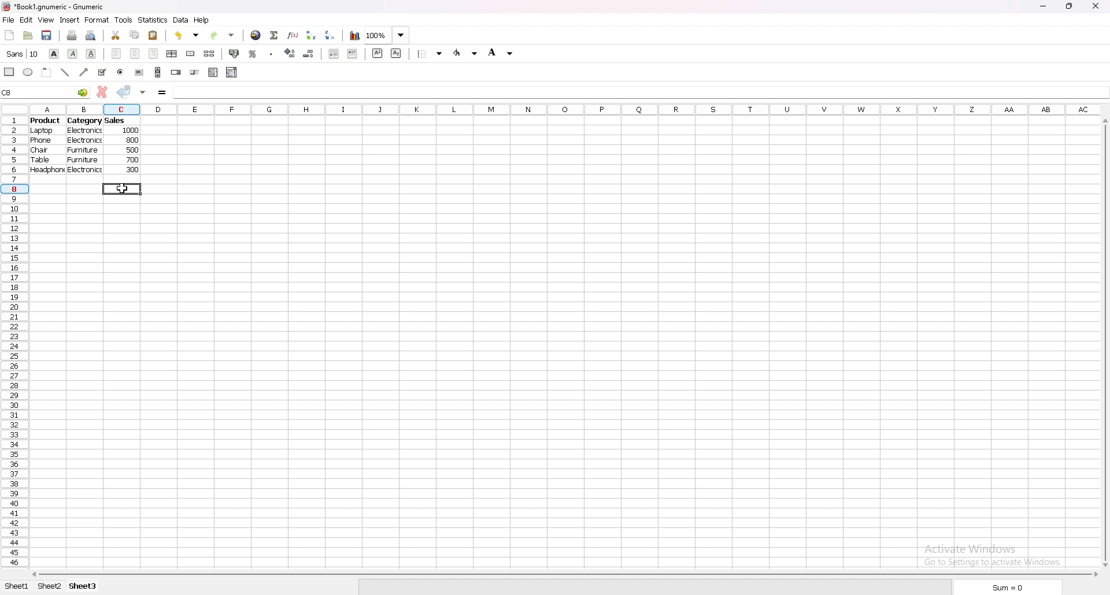 The width and height of the screenshot is (1110, 595). What do you see at coordinates (134, 141) in the screenshot?
I see `800` at bounding box center [134, 141].